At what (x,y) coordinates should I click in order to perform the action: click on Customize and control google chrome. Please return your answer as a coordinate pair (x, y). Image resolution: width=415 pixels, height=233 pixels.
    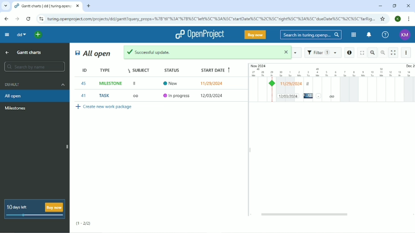
    Looking at the image, I should click on (409, 19).